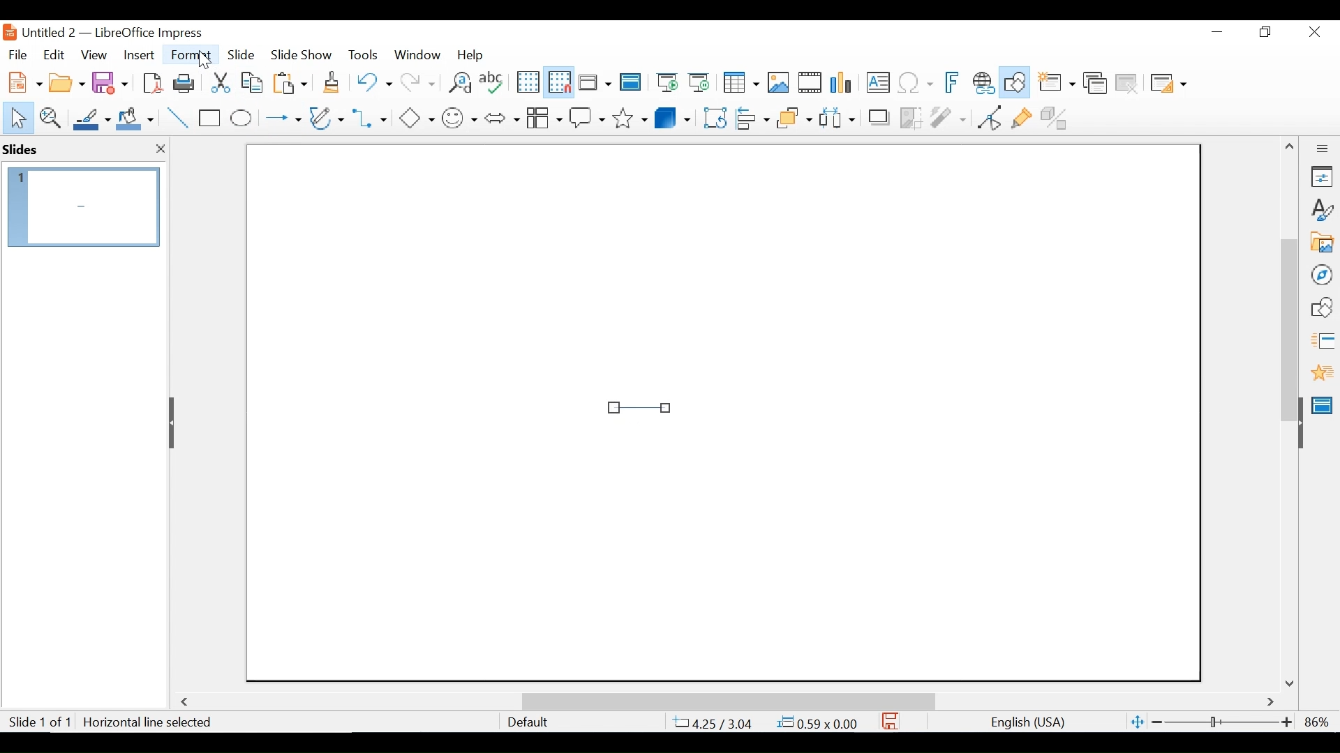  What do you see at coordinates (333, 82) in the screenshot?
I see `Clone Formatting` at bounding box center [333, 82].